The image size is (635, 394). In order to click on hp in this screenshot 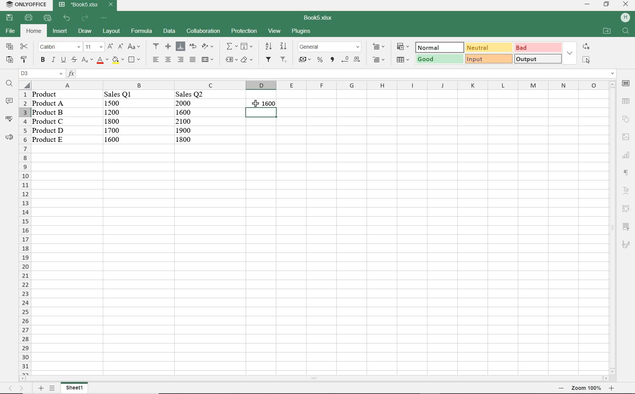, I will do `click(626, 18)`.